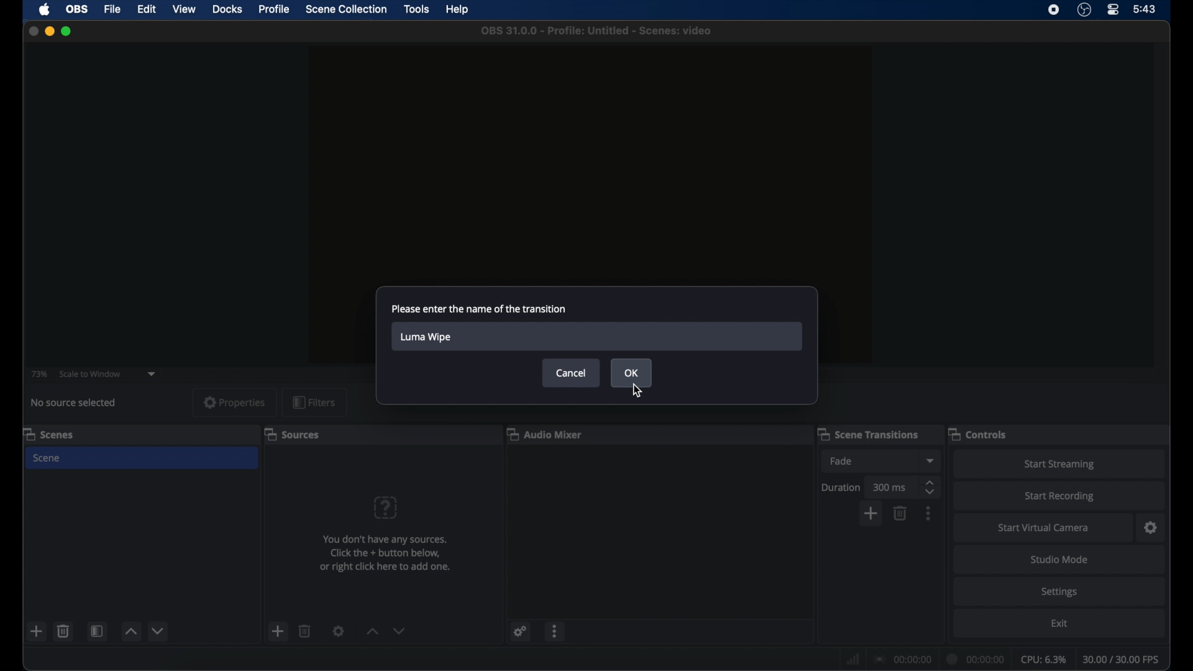 Image resolution: width=1193 pixels, height=671 pixels. Describe the element at coordinates (1145, 10) in the screenshot. I see `time` at that location.